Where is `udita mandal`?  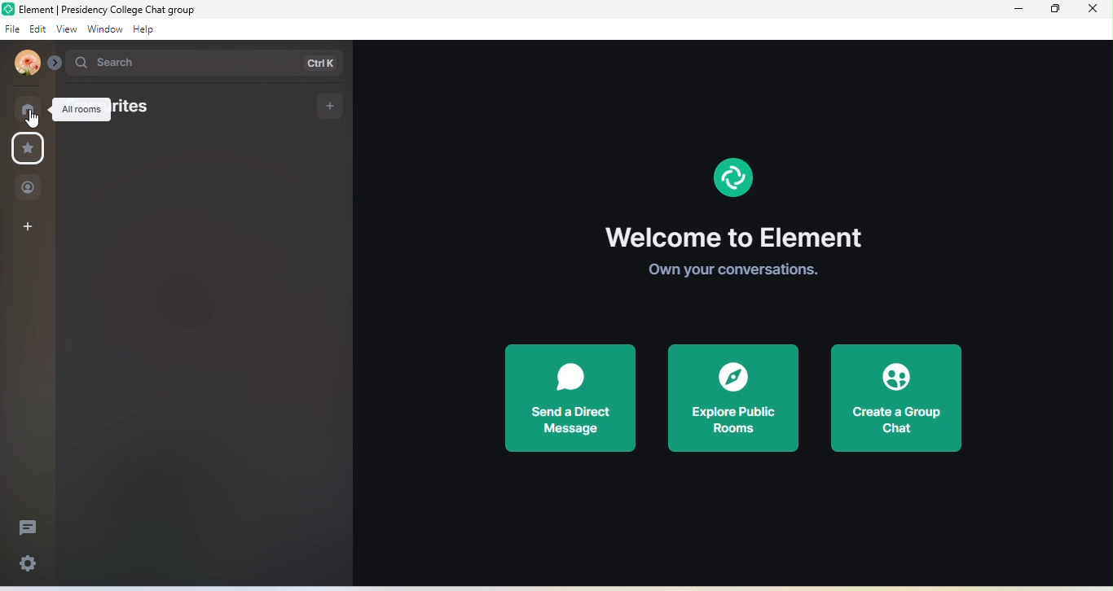
udita mandal is located at coordinates (27, 62).